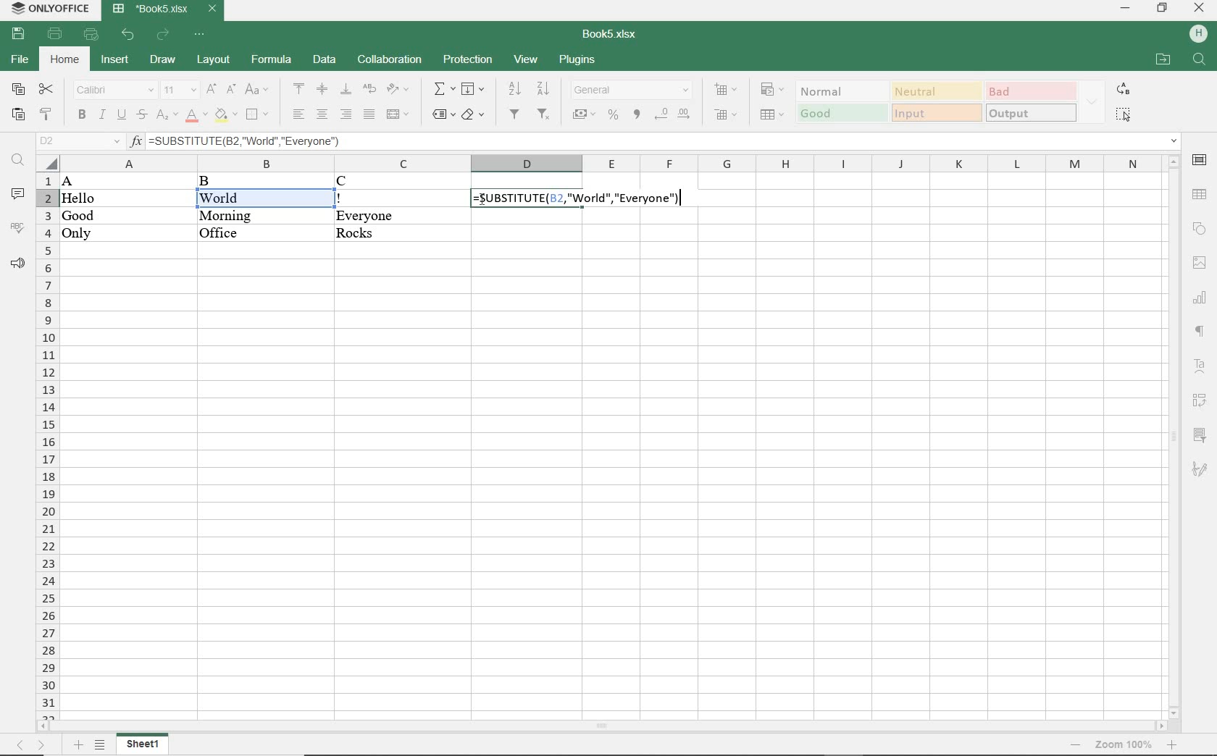 The width and height of the screenshot is (1217, 756). I want to click on find, so click(17, 161).